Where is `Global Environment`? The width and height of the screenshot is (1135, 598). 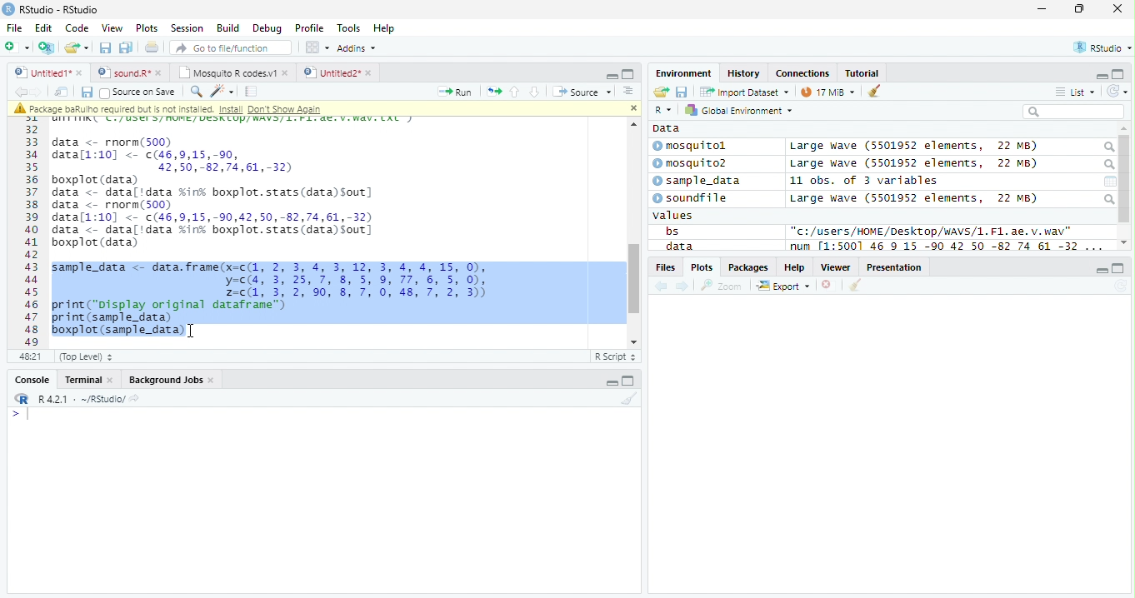
Global Environment is located at coordinates (737, 109).